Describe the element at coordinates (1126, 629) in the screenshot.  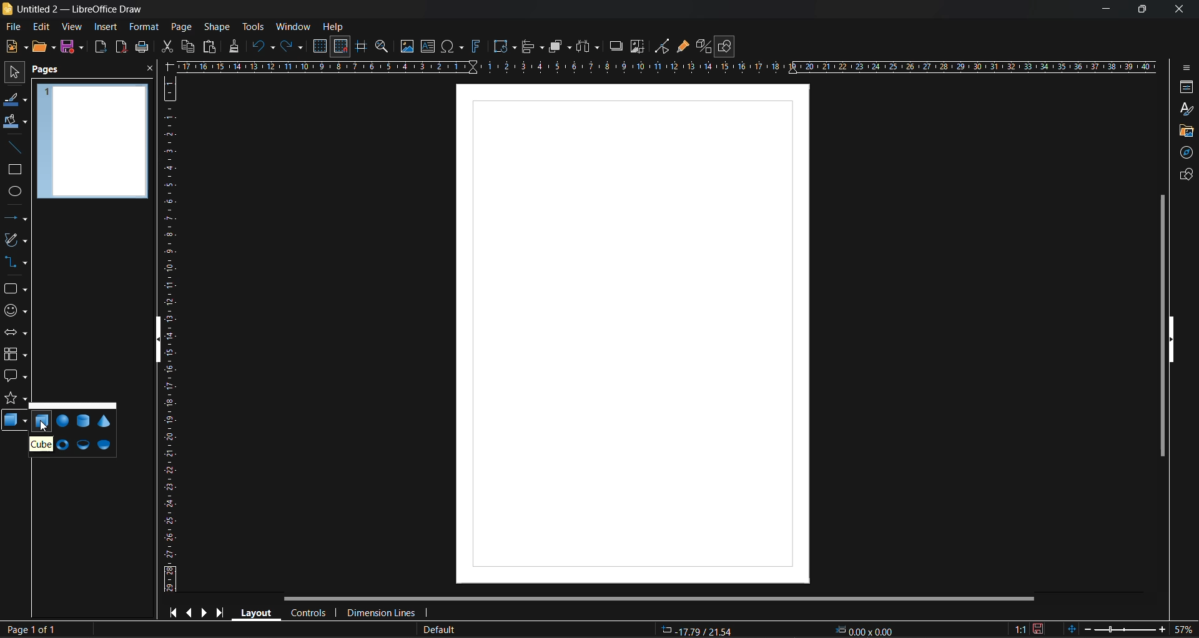
I see `zoom slider` at that location.